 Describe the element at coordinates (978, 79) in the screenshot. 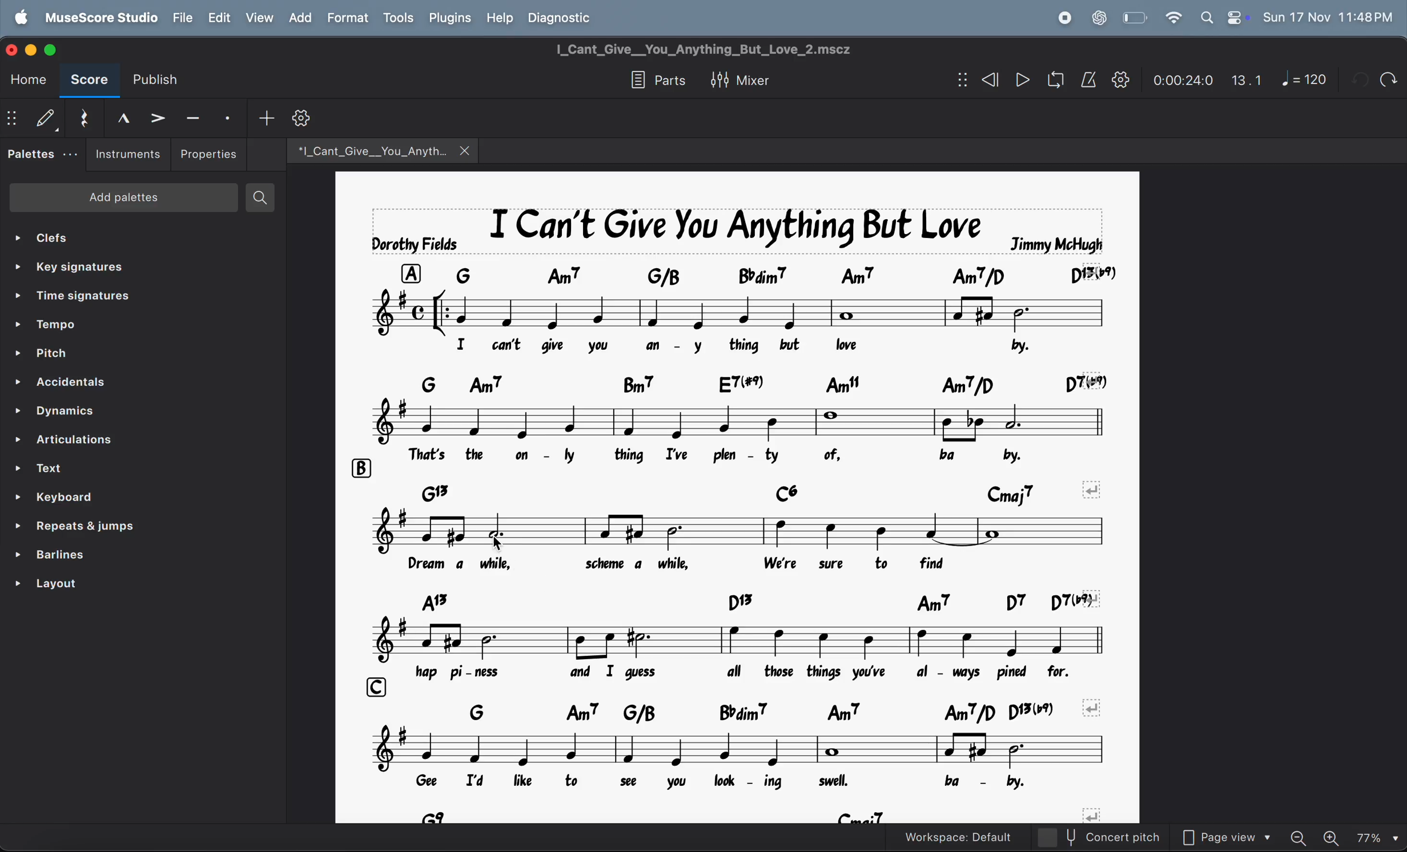

I see `rewind` at that location.